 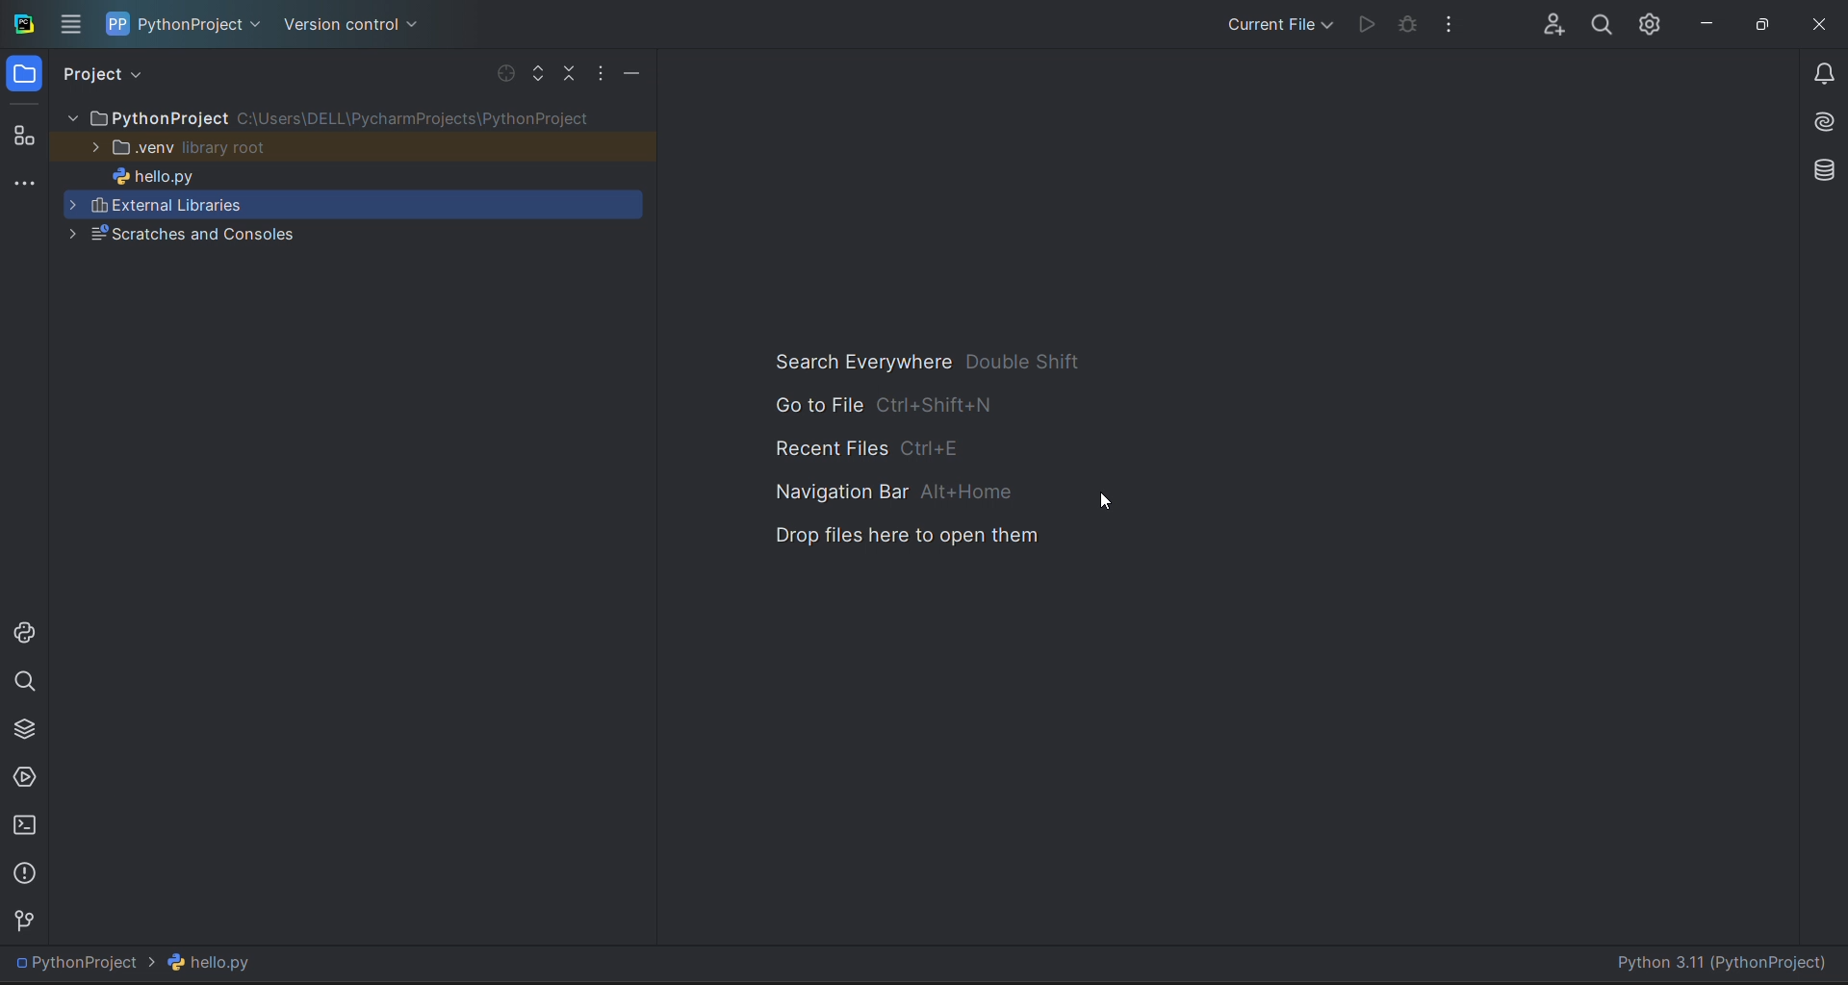 What do you see at coordinates (858, 443) in the screenshot?
I see `Recent Files Ctri+E` at bounding box center [858, 443].